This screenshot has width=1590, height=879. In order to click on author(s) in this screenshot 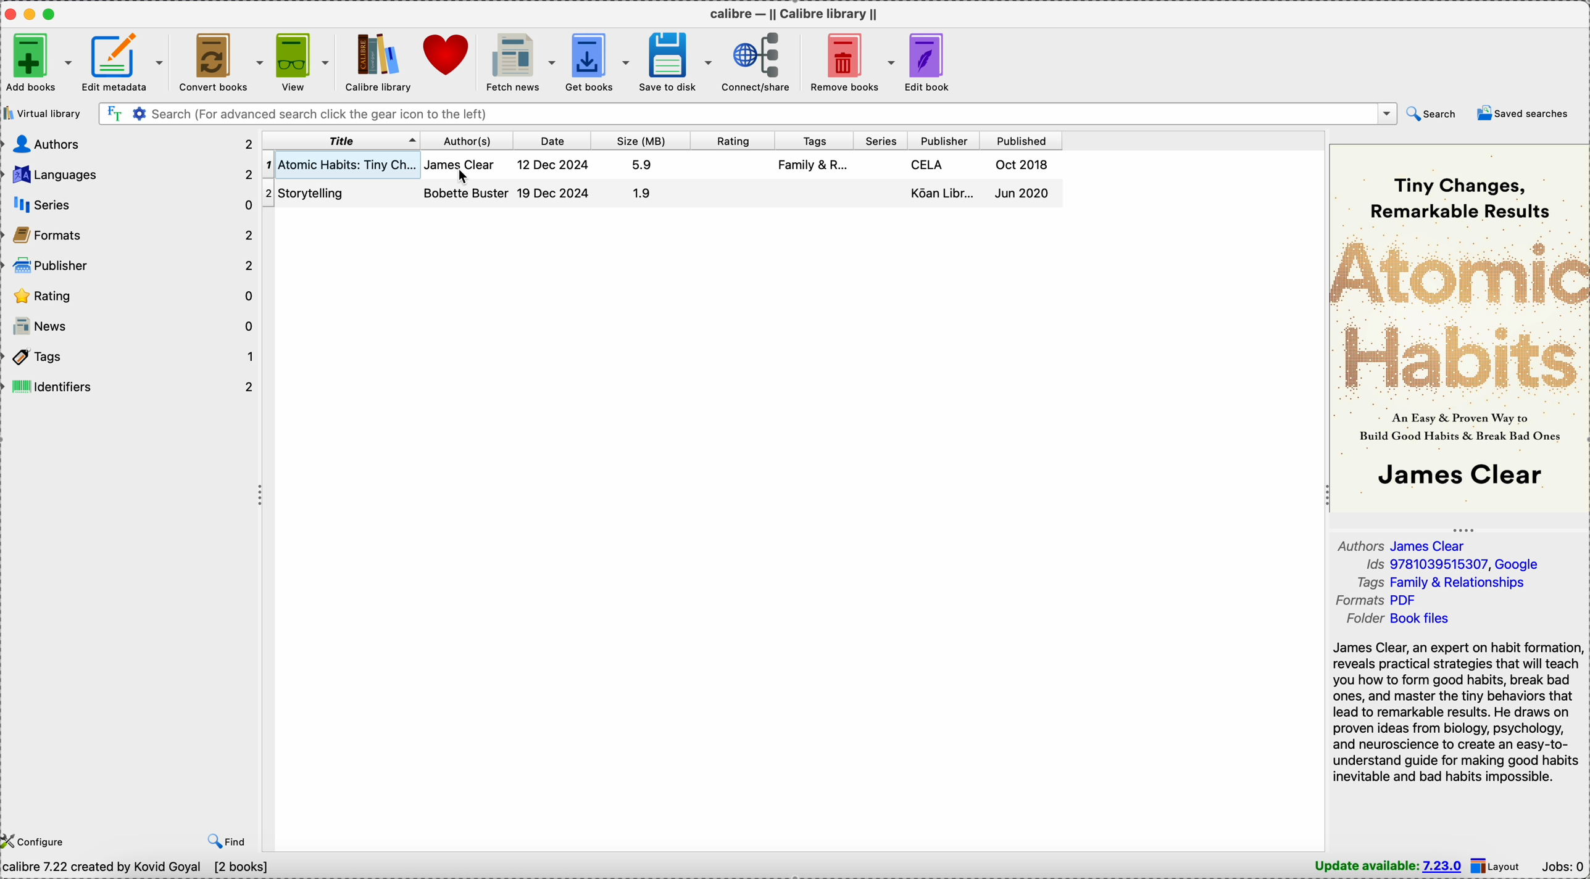, I will do `click(468, 140)`.